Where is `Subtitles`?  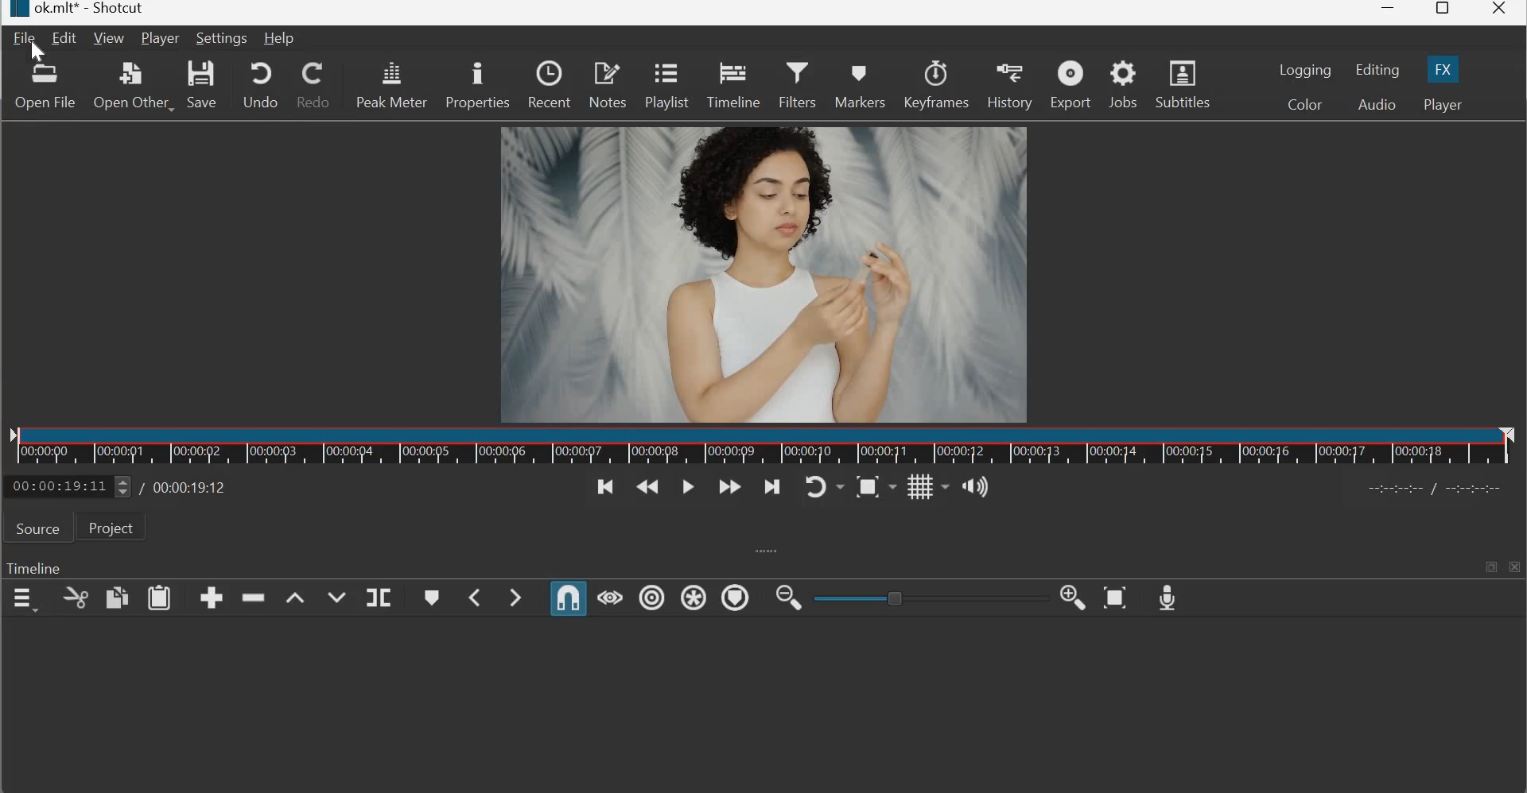 Subtitles is located at coordinates (1187, 83).